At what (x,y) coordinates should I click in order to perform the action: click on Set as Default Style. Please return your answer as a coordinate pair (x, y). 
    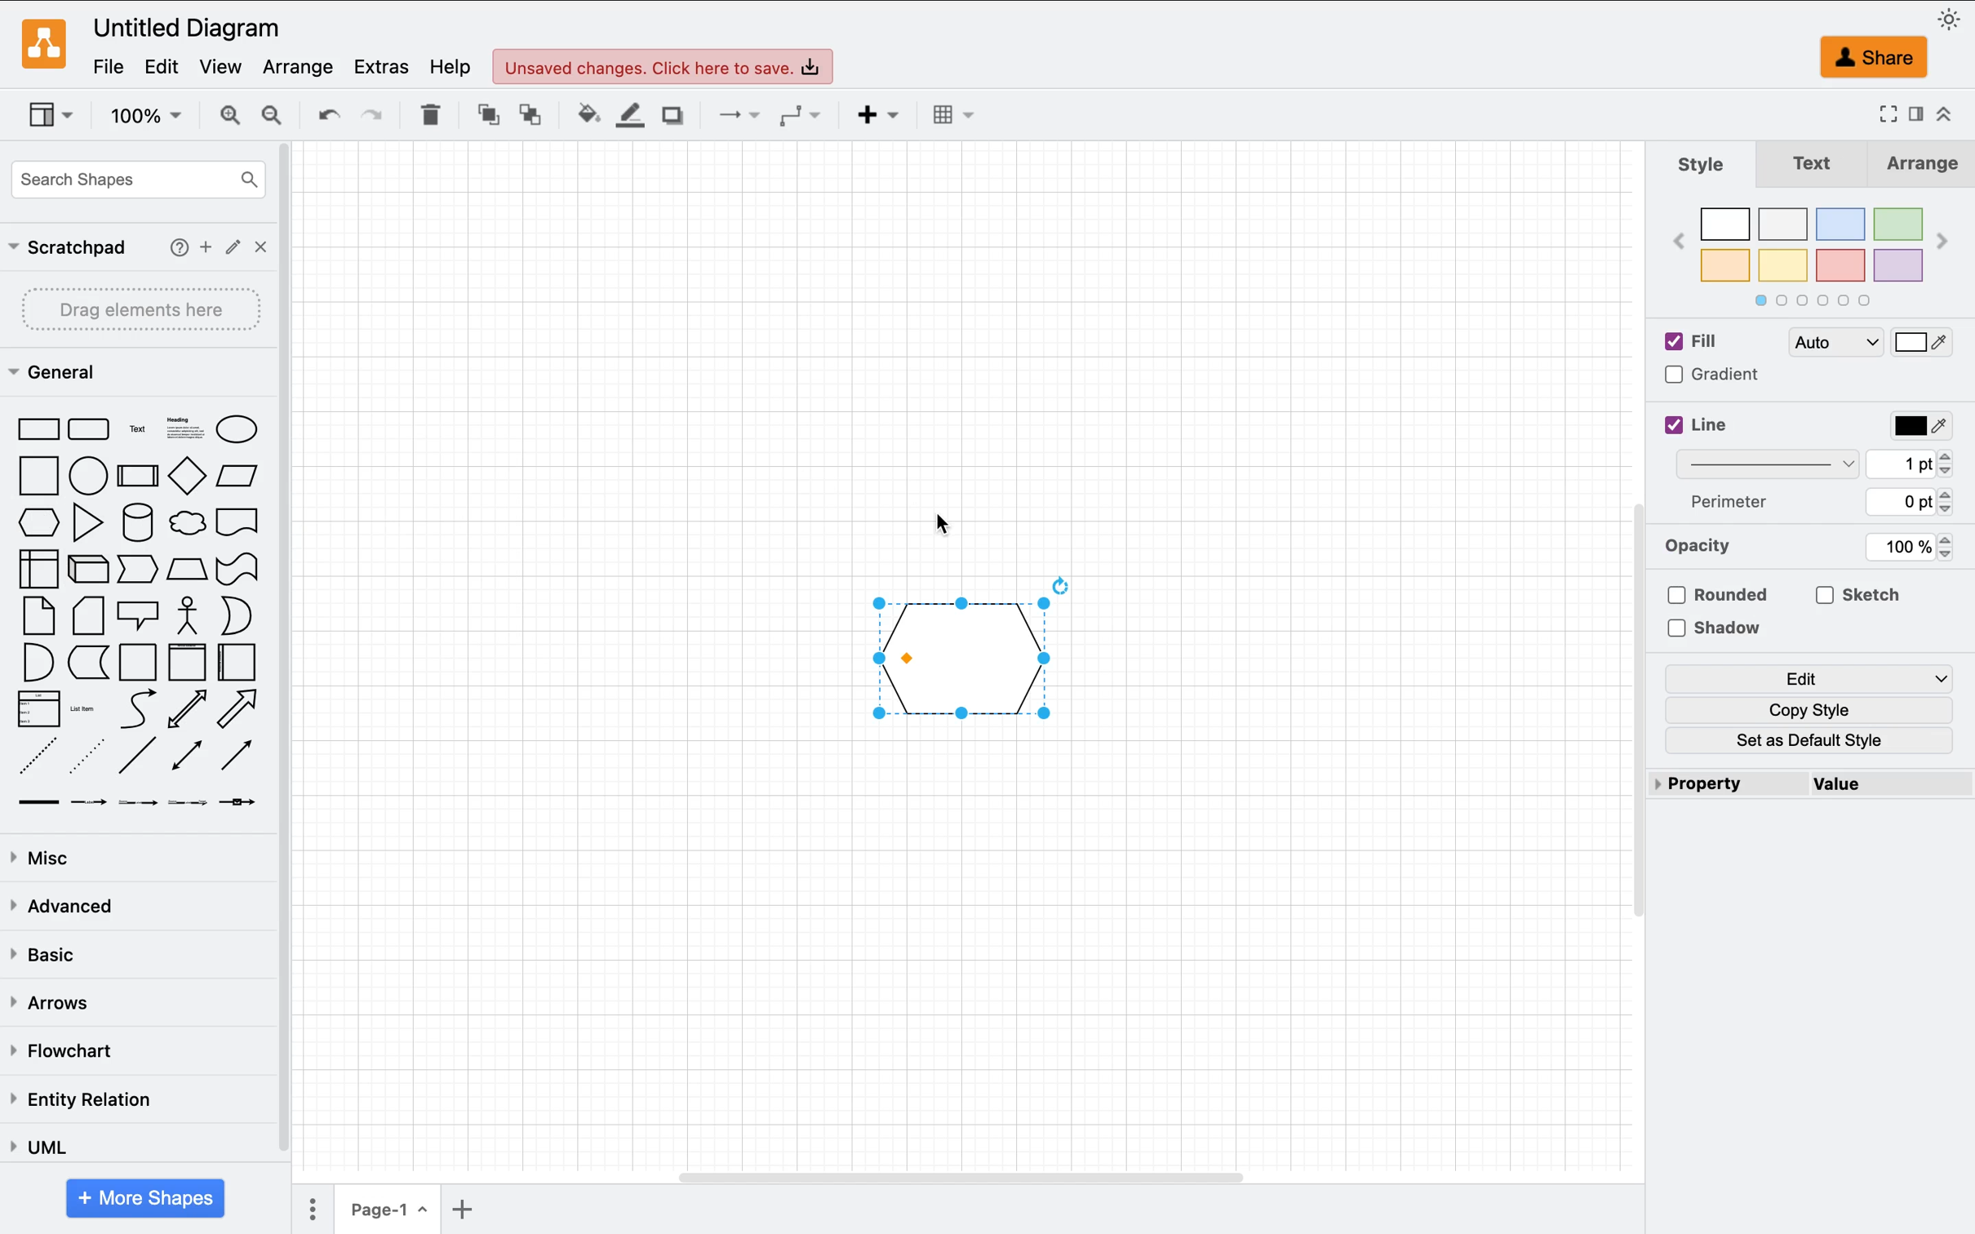
    Looking at the image, I should click on (1822, 743).